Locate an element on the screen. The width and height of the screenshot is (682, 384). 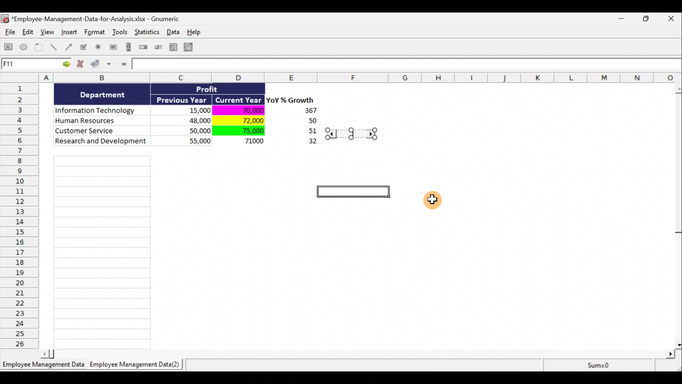
Columns is located at coordinates (343, 78).